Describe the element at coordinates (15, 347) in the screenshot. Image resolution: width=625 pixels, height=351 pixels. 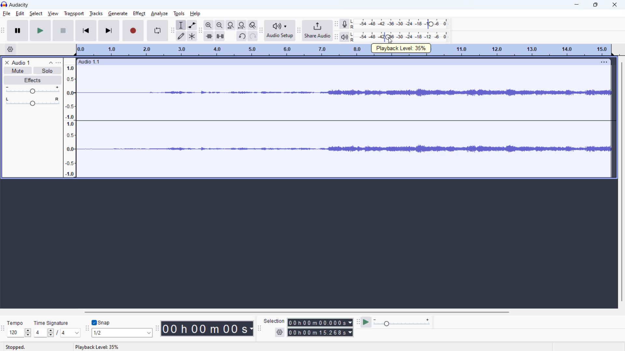
I see `Stopped` at that location.